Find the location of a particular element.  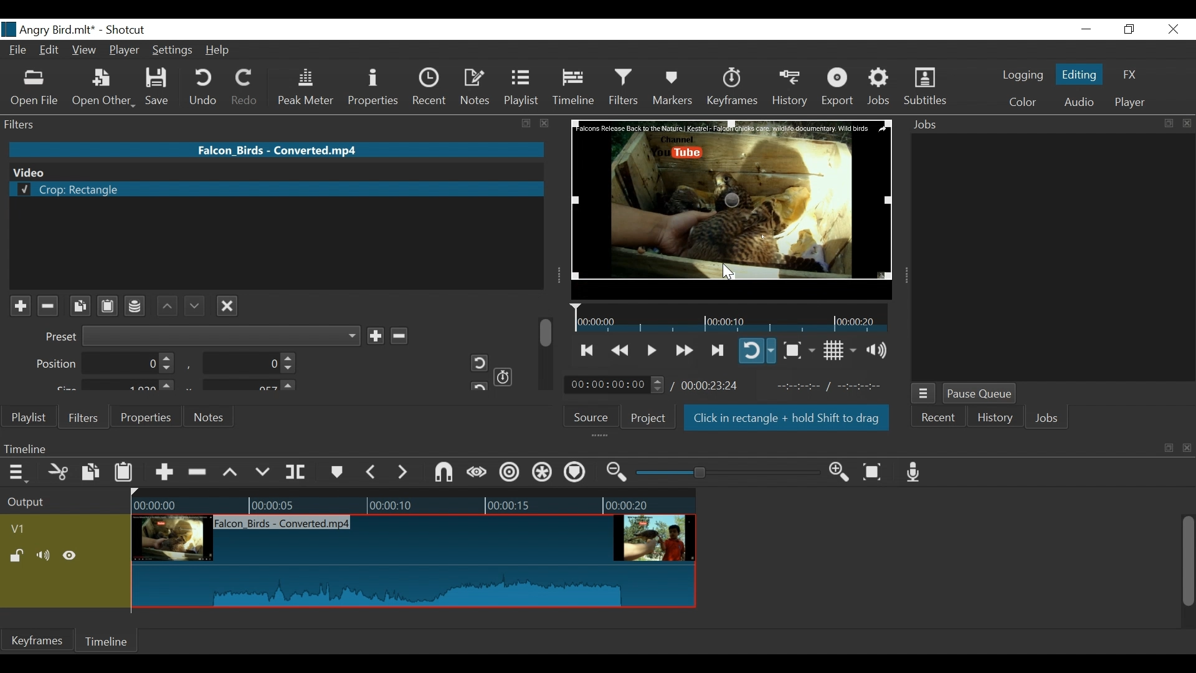

Jobs Panel is located at coordinates (1053, 257).